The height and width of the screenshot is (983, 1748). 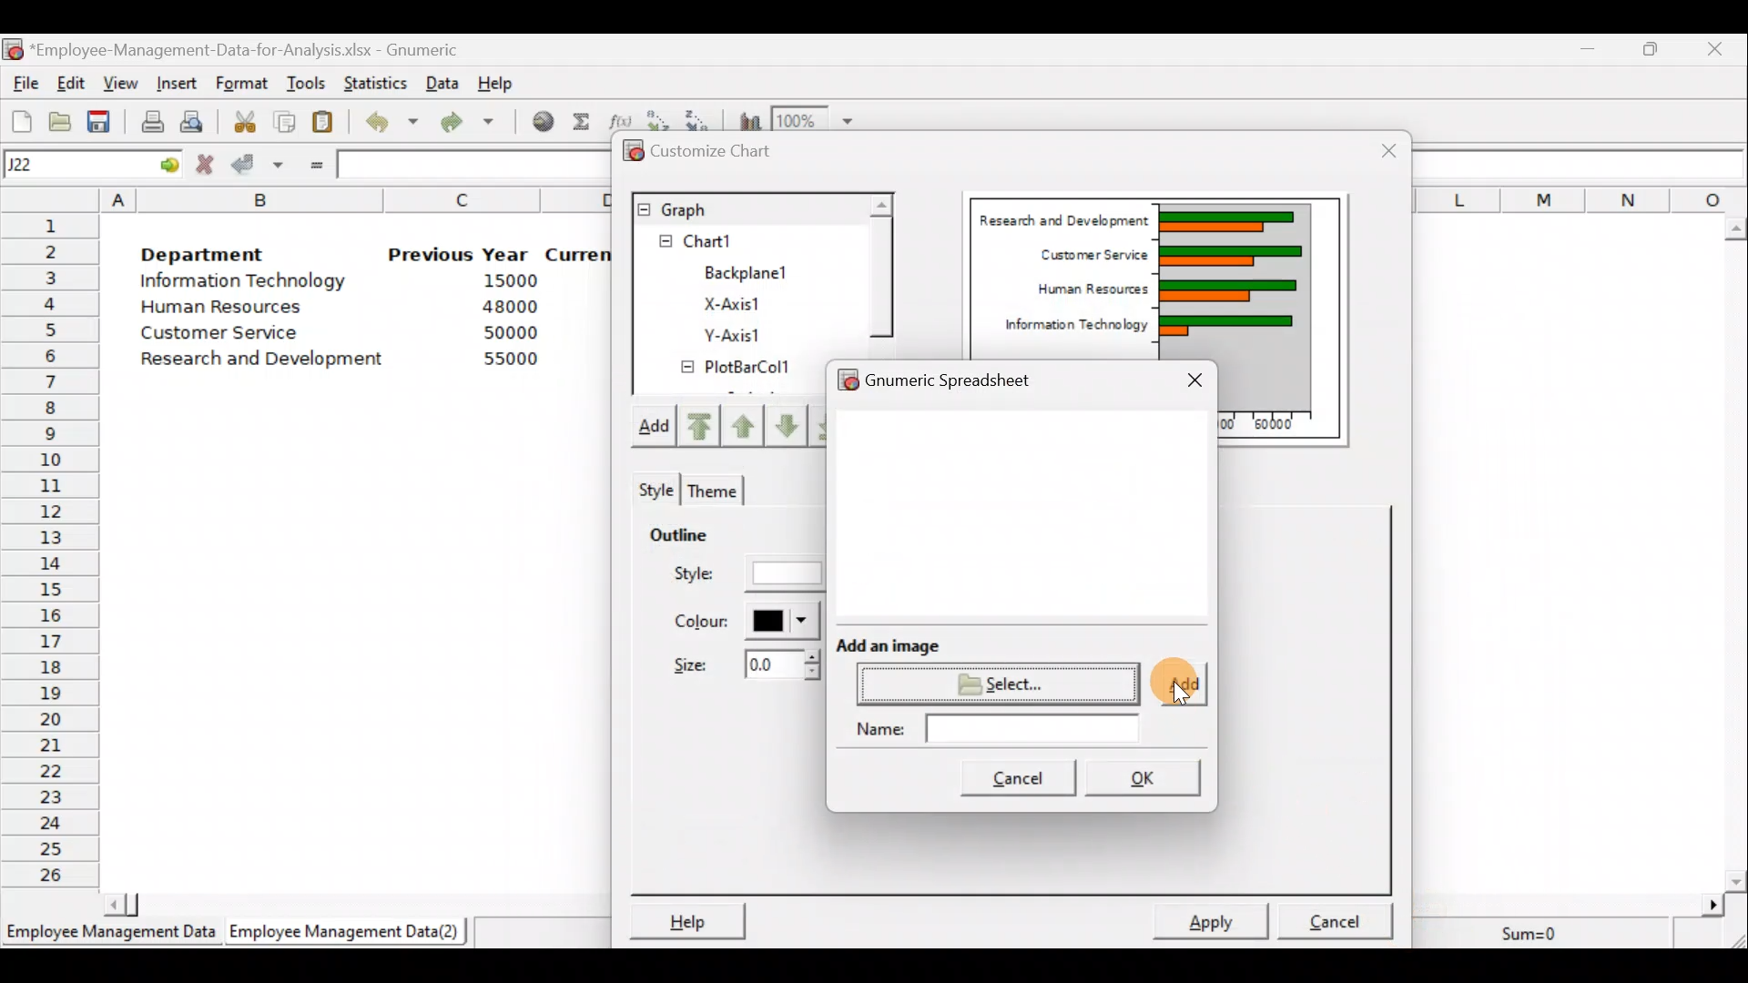 What do you see at coordinates (1377, 149) in the screenshot?
I see `Close` at bounding box center [1377, 149].